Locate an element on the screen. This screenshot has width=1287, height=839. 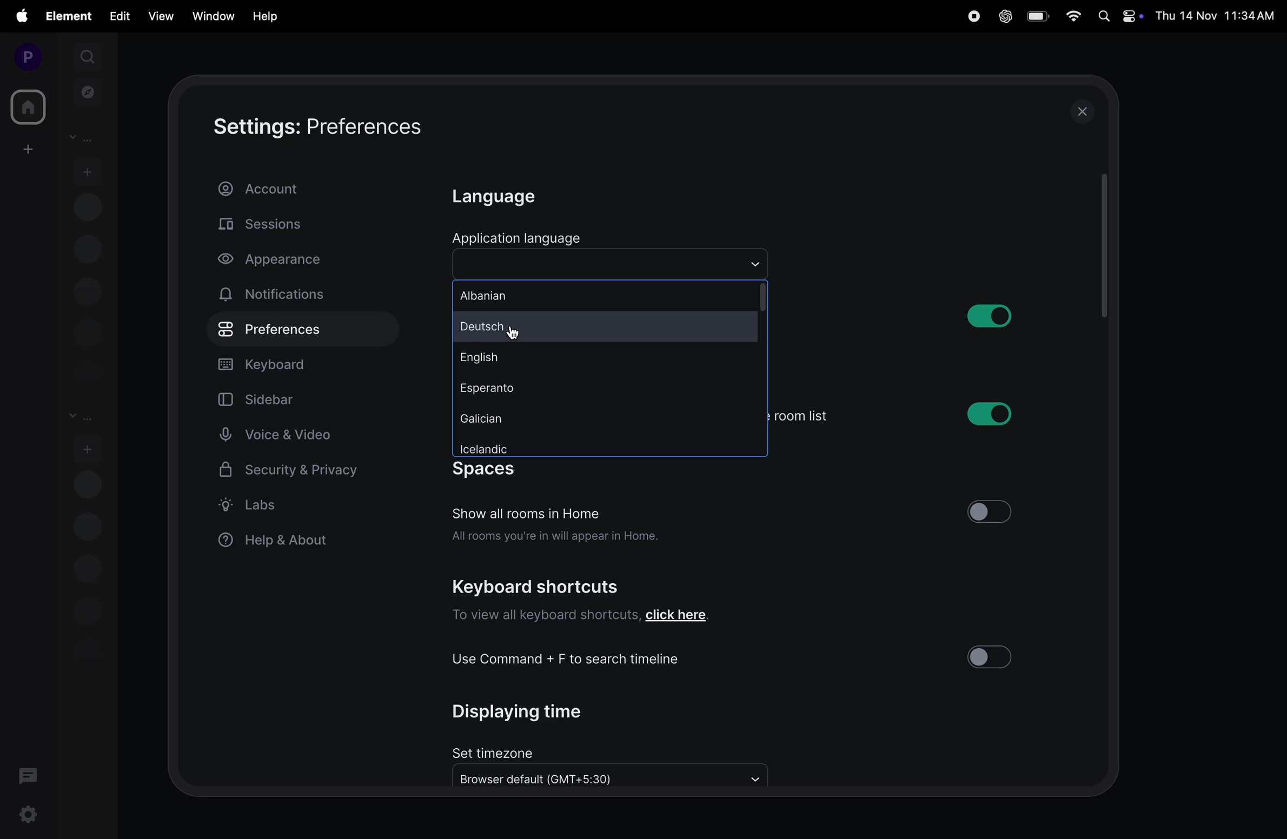
button is located at coordinates (999, 413).